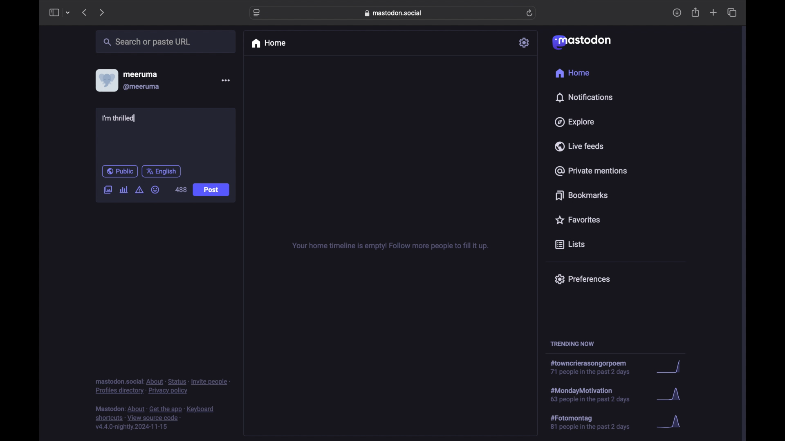 This screenshot has height=441, width=785. Describe the element at coordinates (393, 13) in the screenshot. I see `web address` at that location.